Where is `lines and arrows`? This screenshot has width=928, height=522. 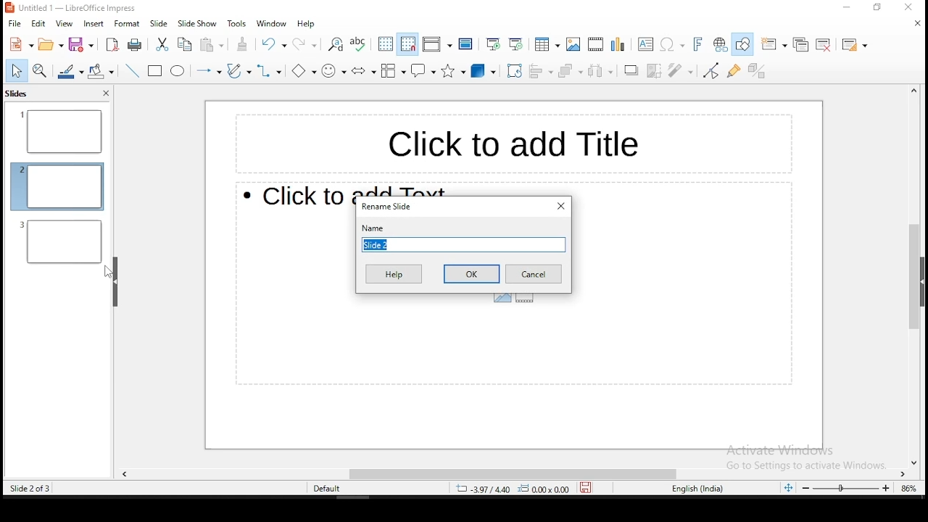
lines and arrows is located at coordinates (207, 70).